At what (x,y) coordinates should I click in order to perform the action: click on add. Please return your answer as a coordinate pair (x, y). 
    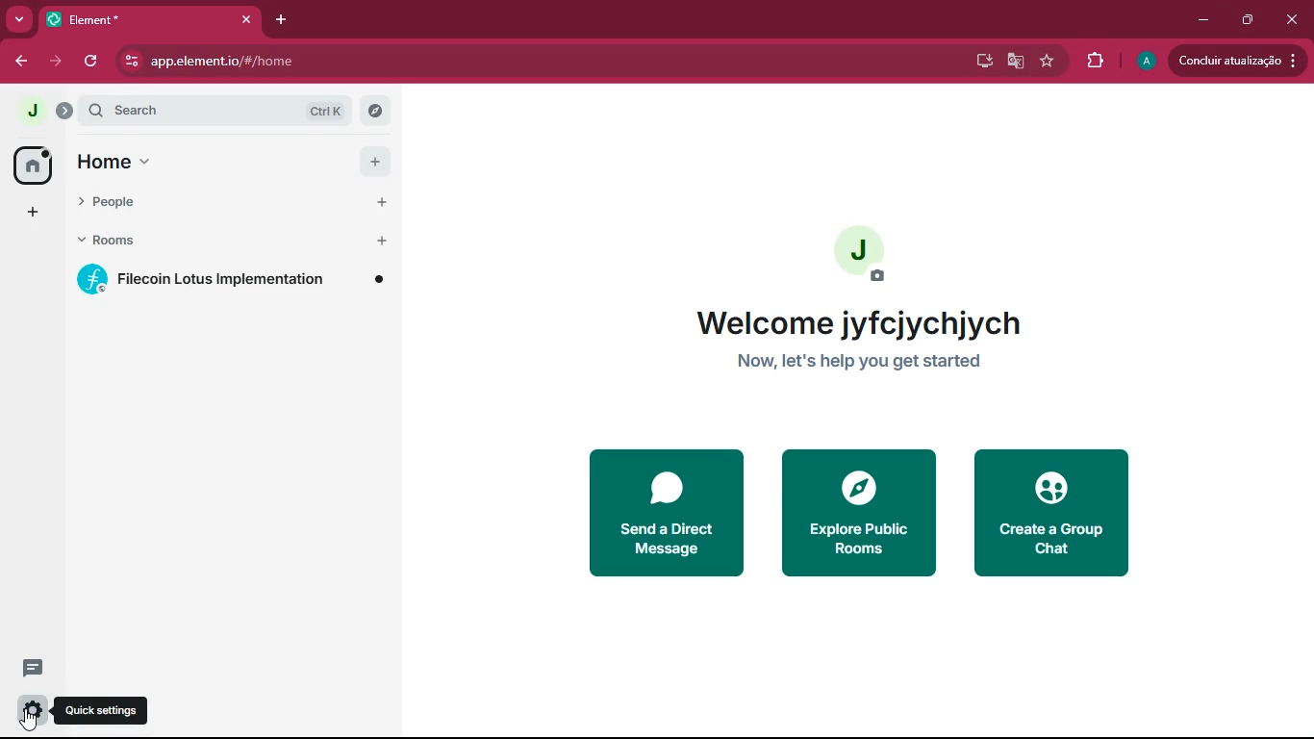
    Looking at the image, I should click on (31, 214).